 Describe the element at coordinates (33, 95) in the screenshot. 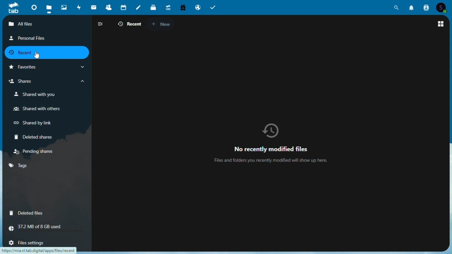

I see `Shared with you shares` at that location.